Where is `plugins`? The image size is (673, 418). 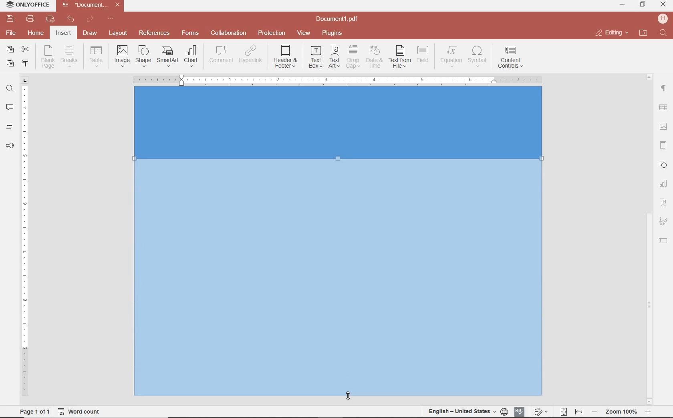 plugins is located at coordinates (334, 33).